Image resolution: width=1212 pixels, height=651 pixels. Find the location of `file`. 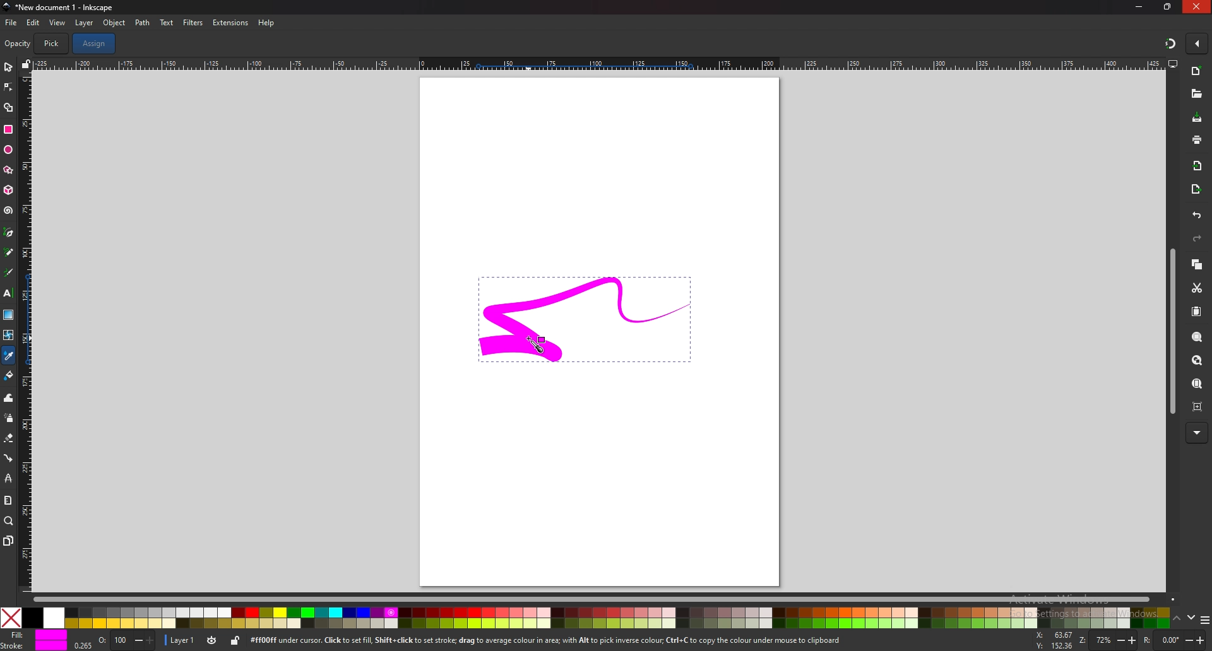

file is located at coordinates (11, 23).